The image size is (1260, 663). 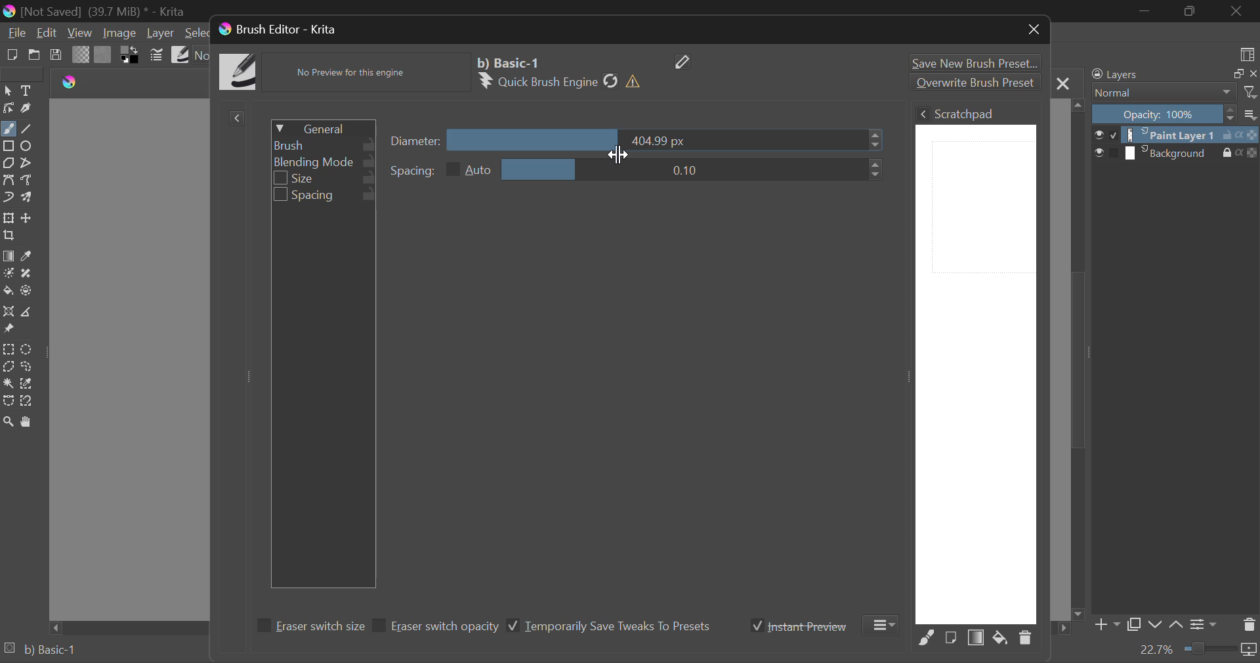 What do you see at coordinates (323, 144) in the screenshot?
I see `Brush` at bounding box center [323, 144].